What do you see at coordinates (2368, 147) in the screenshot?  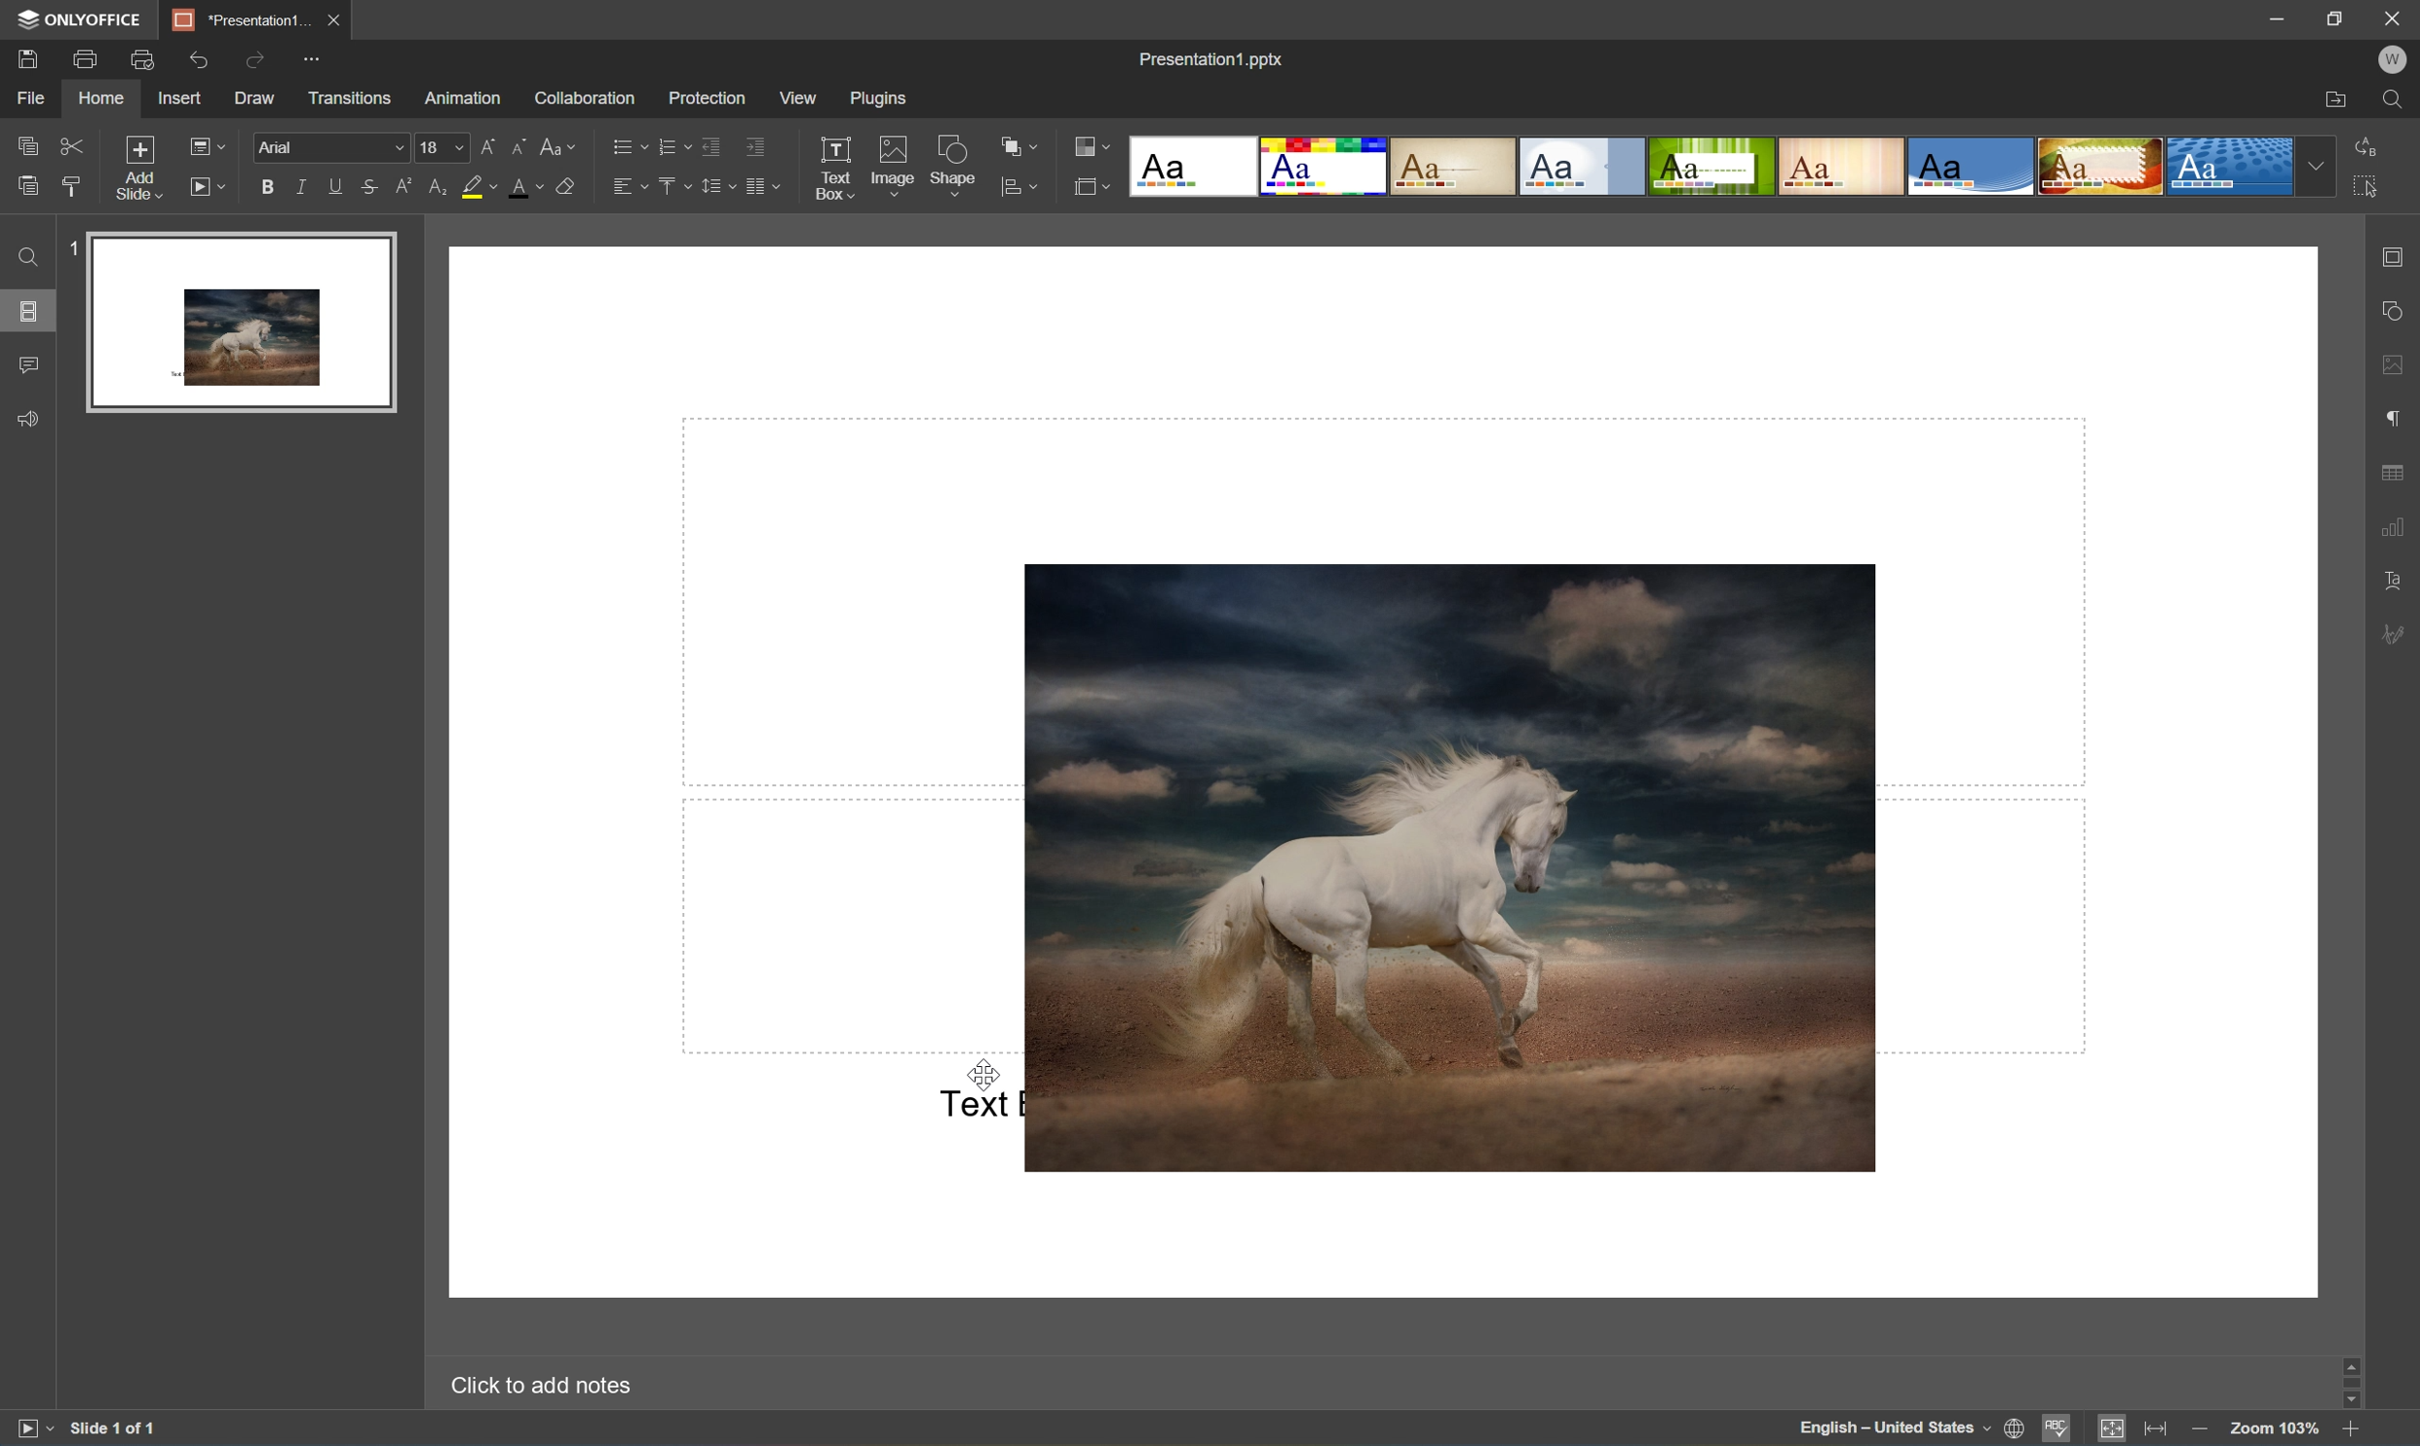 I see `Replace` at bounding box center [2368, 147].